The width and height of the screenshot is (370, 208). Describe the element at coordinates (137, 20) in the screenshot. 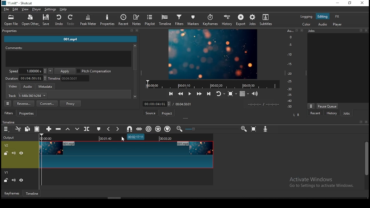

I see `notes` at that location.